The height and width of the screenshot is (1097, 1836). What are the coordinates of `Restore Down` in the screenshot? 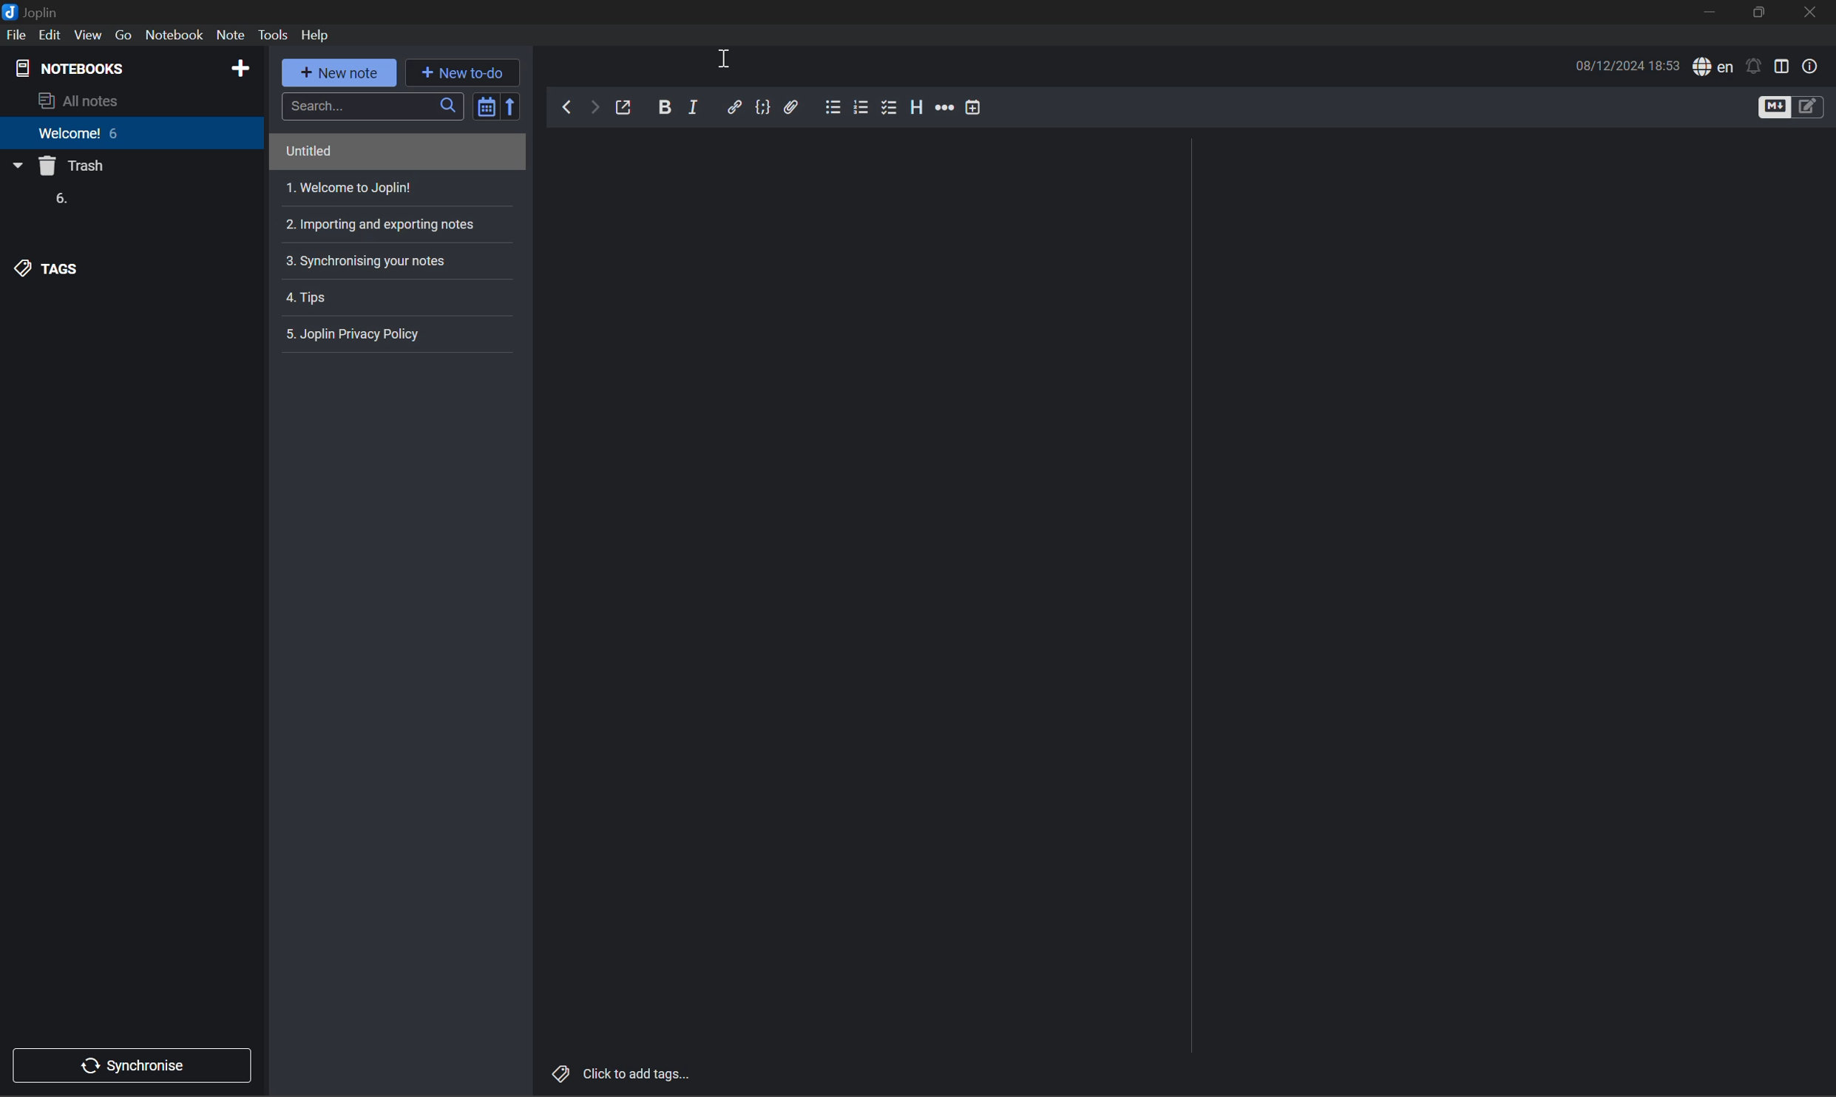 It's located at (1761, 13).